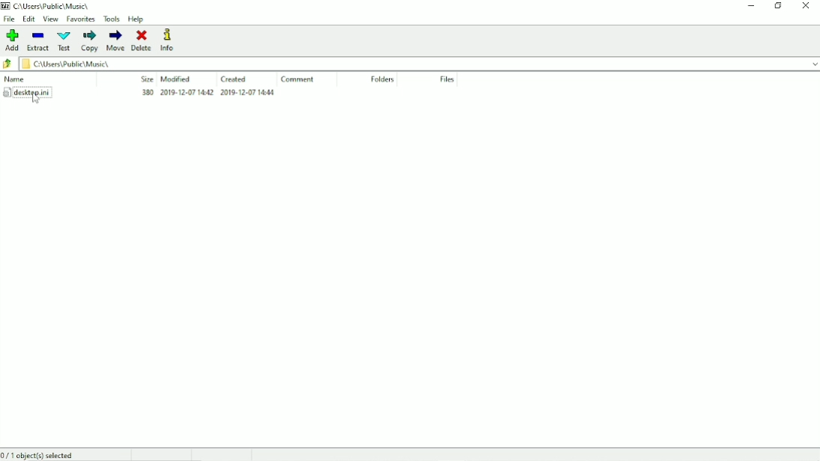  Describe the element at coordinates (173, 40) in the screenshot. I see `Info` at that location.